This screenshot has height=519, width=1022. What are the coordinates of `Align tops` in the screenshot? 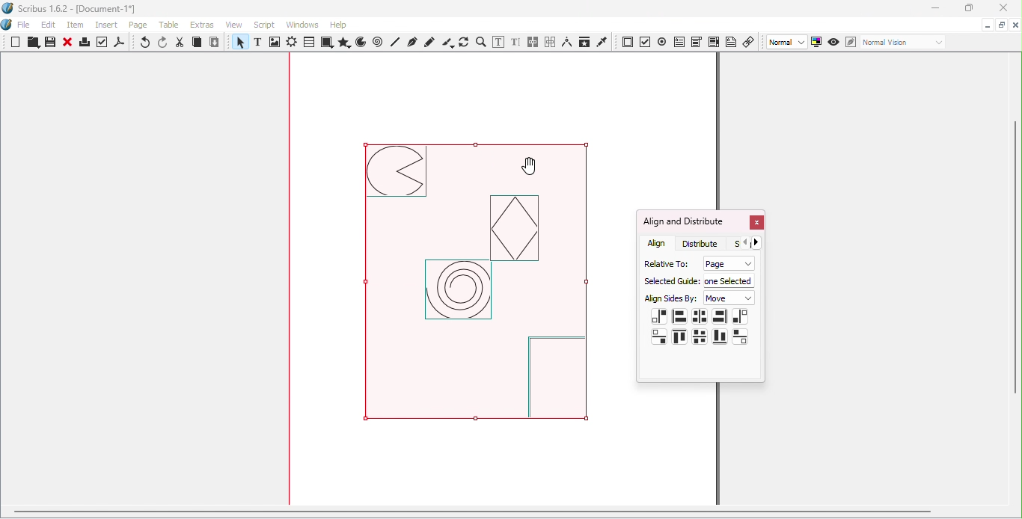 It's located at (679, 338).